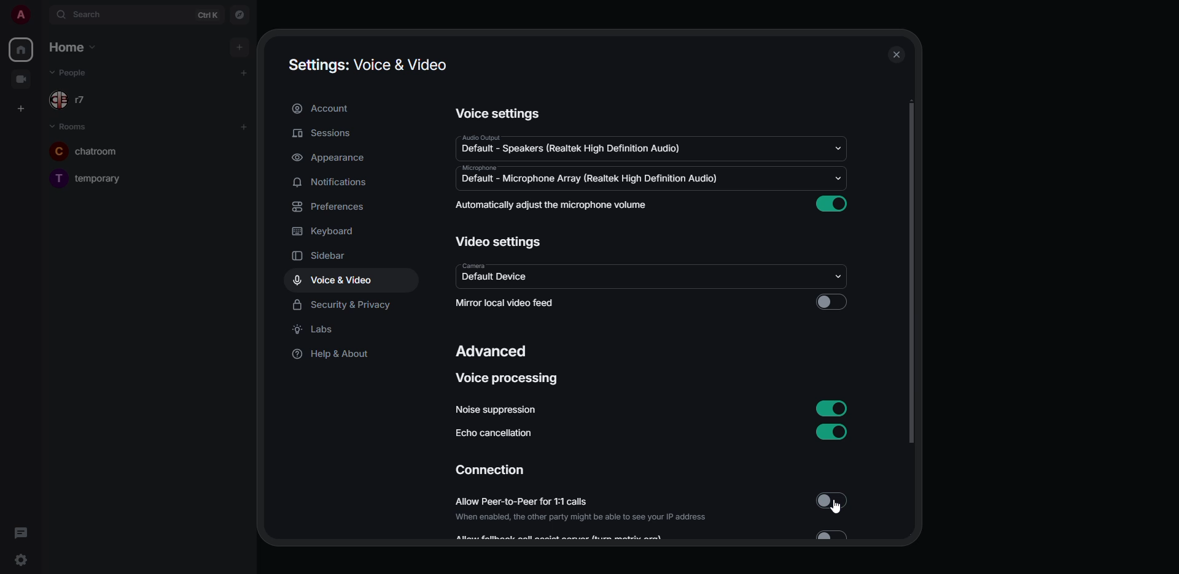 The height and width of the screenshot is (574, 1179). What do you see at coordinates (840, 149) in the screenshot?
I see `drop down` at bounding box center [840, 149].